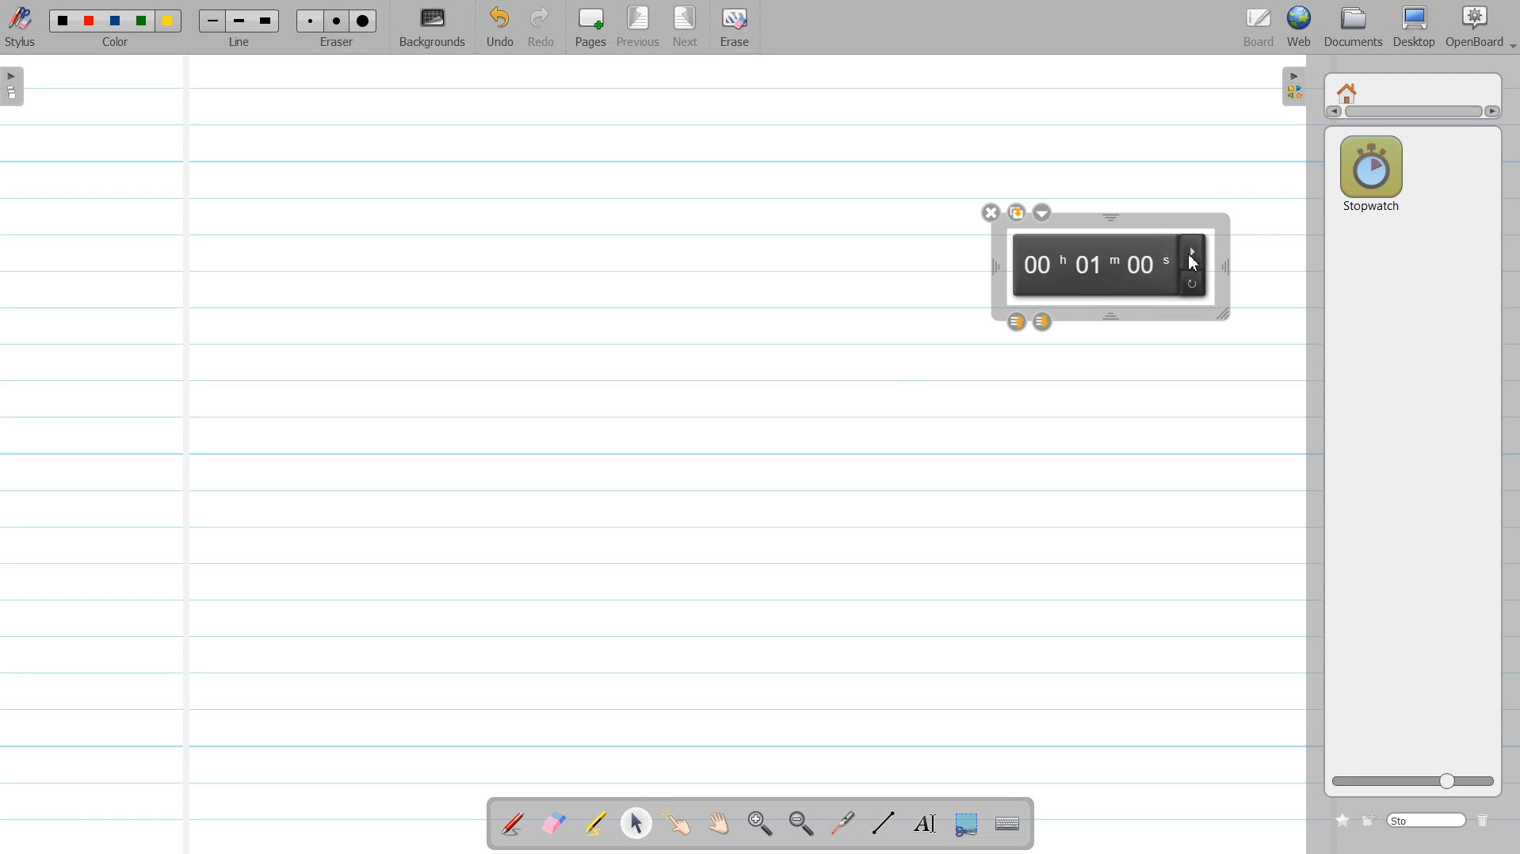 Image resolution: width=1520 pixels, height=854 pixels. Describe the element at coordinates (1510, 40) in the screenshot. I see `Drop down box` at that location.